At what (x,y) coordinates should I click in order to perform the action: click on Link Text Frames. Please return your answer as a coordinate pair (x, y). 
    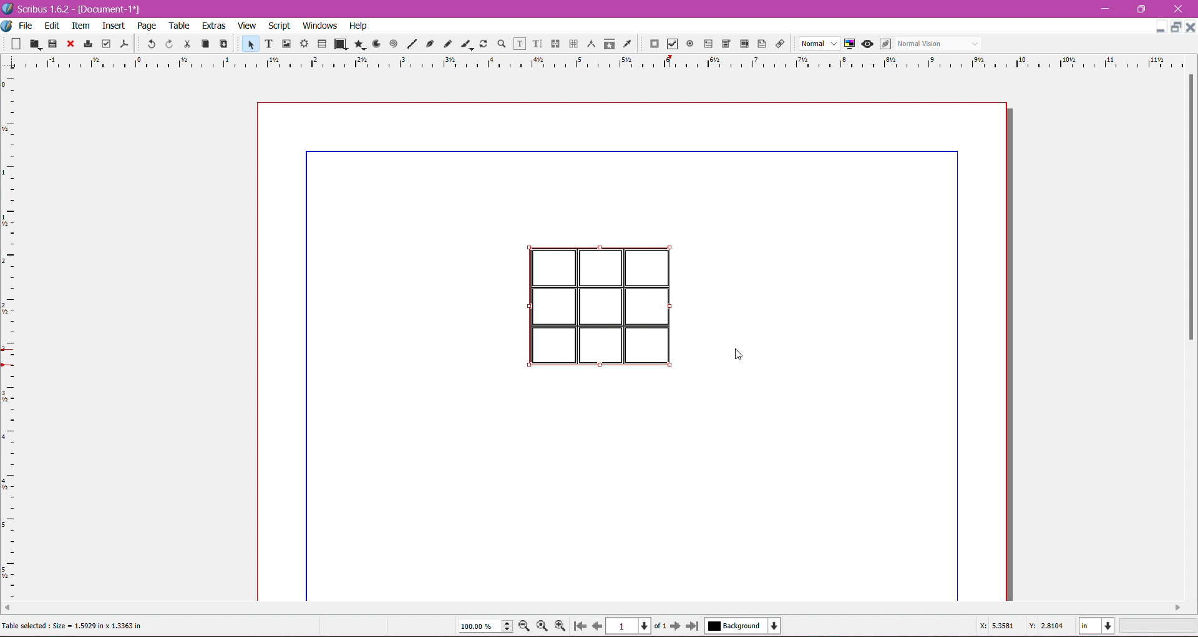
    Looking at the image, I should click on (554, 44).